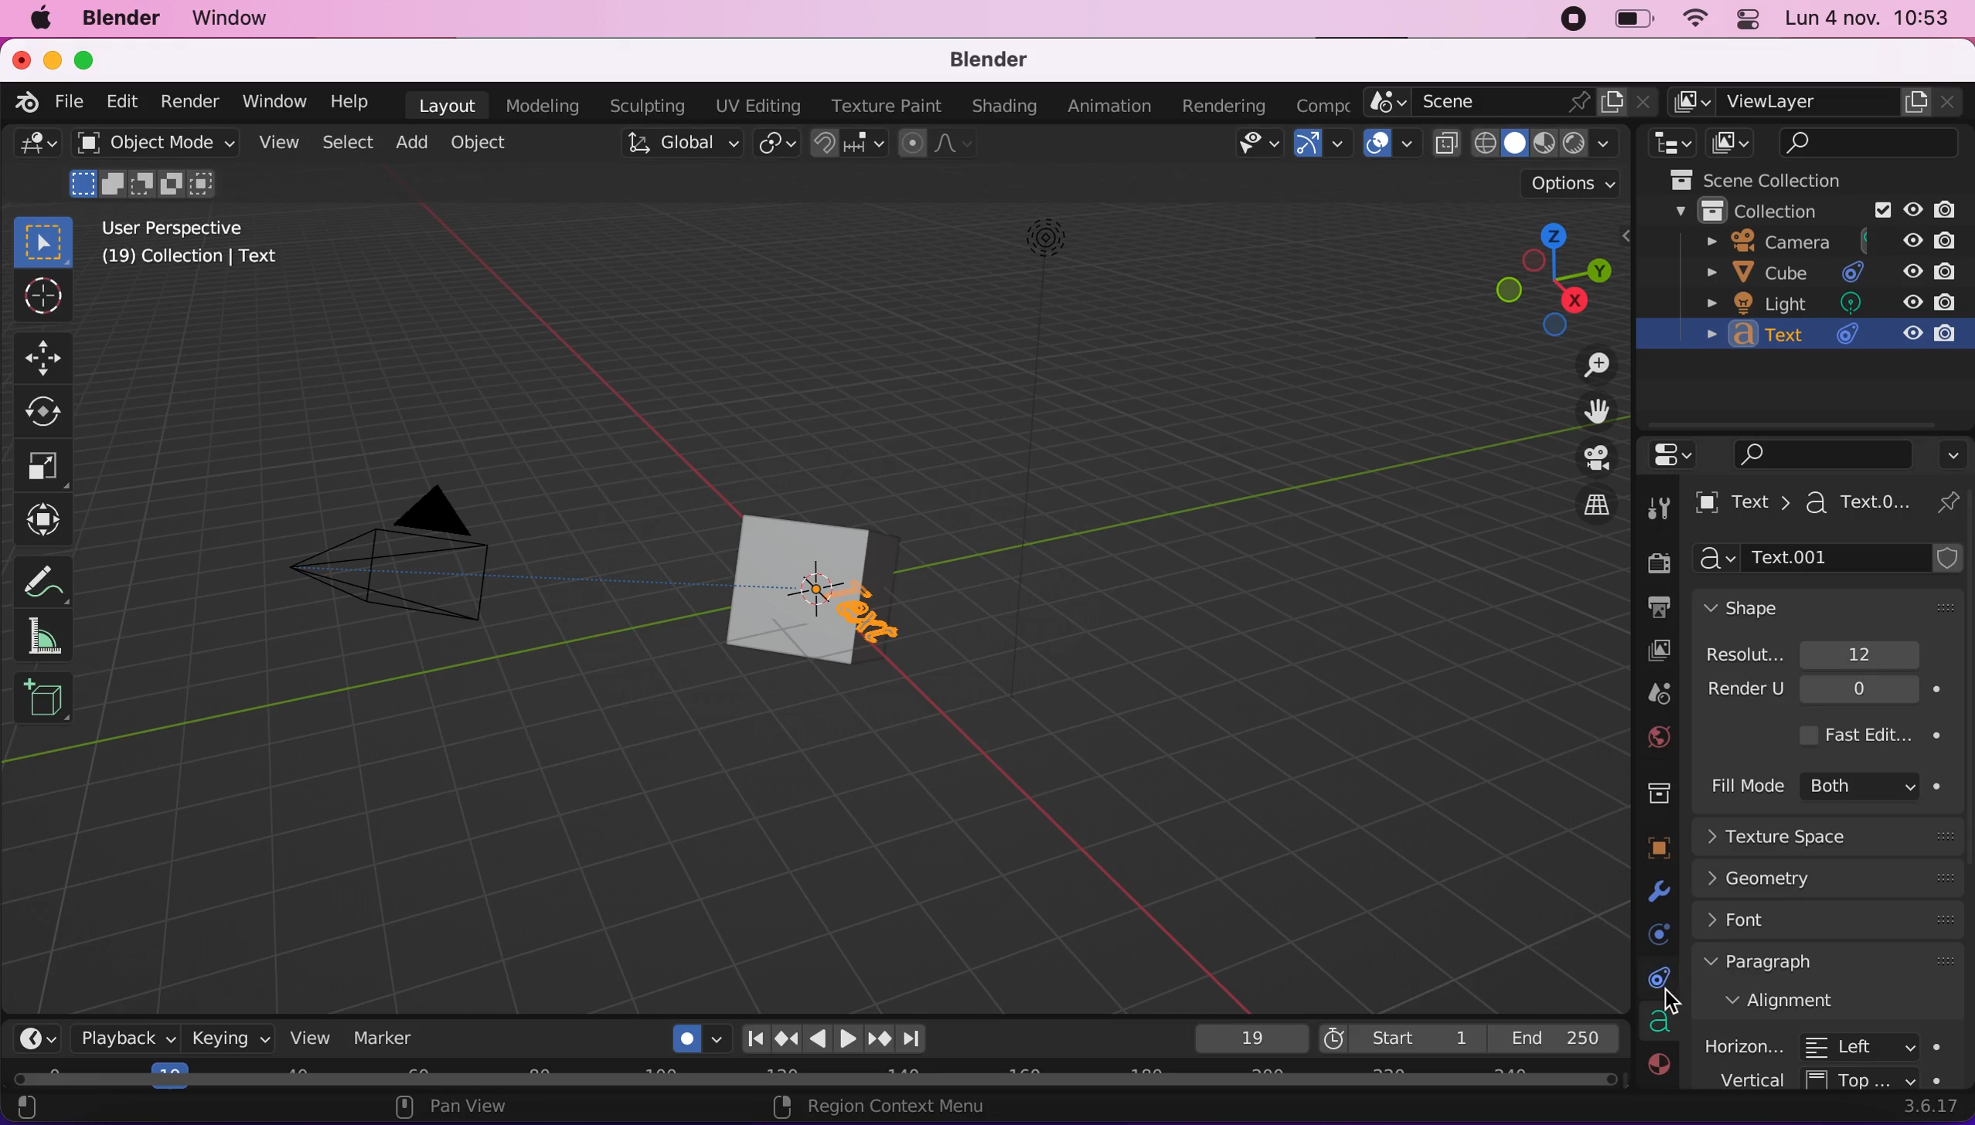 This screenshot has width=1975, height=1125. What do you see at coordinates (52, 61) in the screenshot?
I see `minimize` at bounding box center [52, 61].